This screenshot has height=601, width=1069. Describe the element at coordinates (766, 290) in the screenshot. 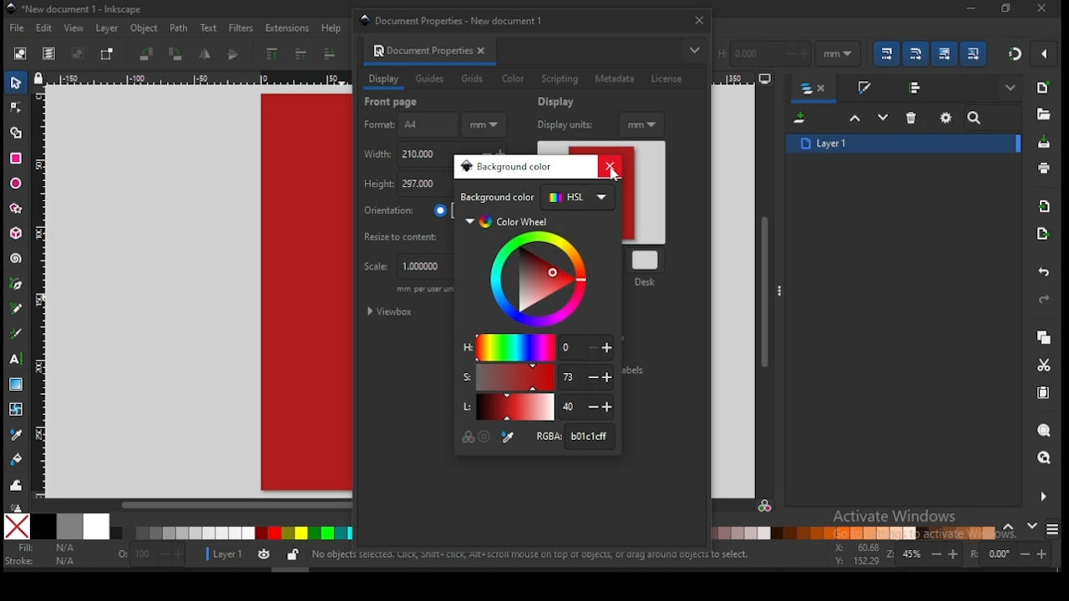

I see `scroll bar` at that location.